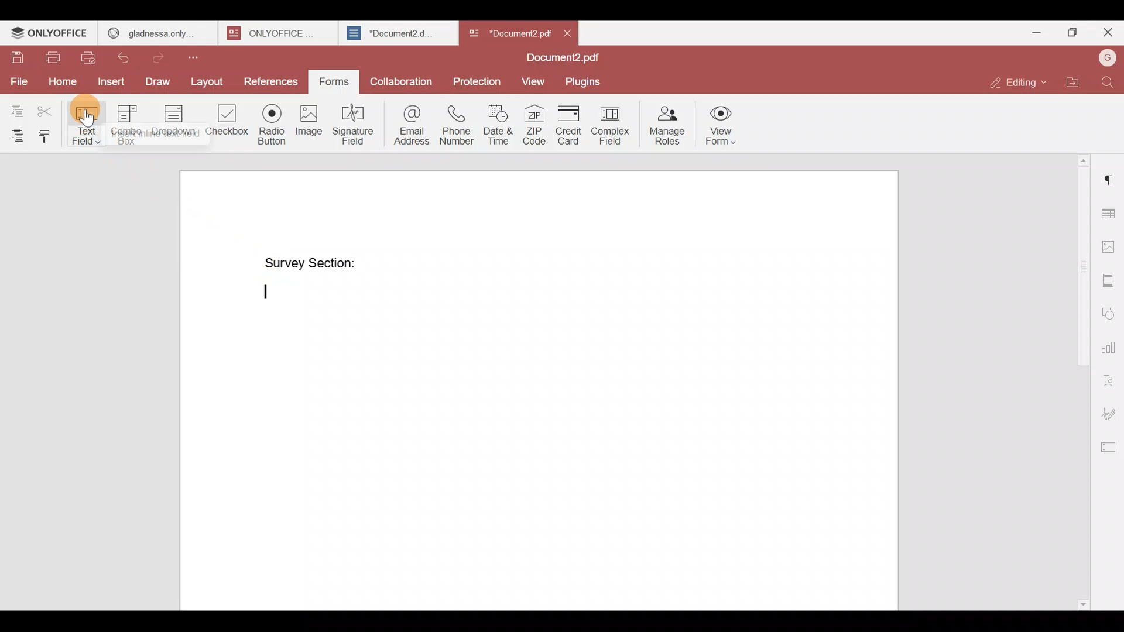 This screenshot has width=1124, height=632. I want to click on Chart settings, so click(1110, 348).